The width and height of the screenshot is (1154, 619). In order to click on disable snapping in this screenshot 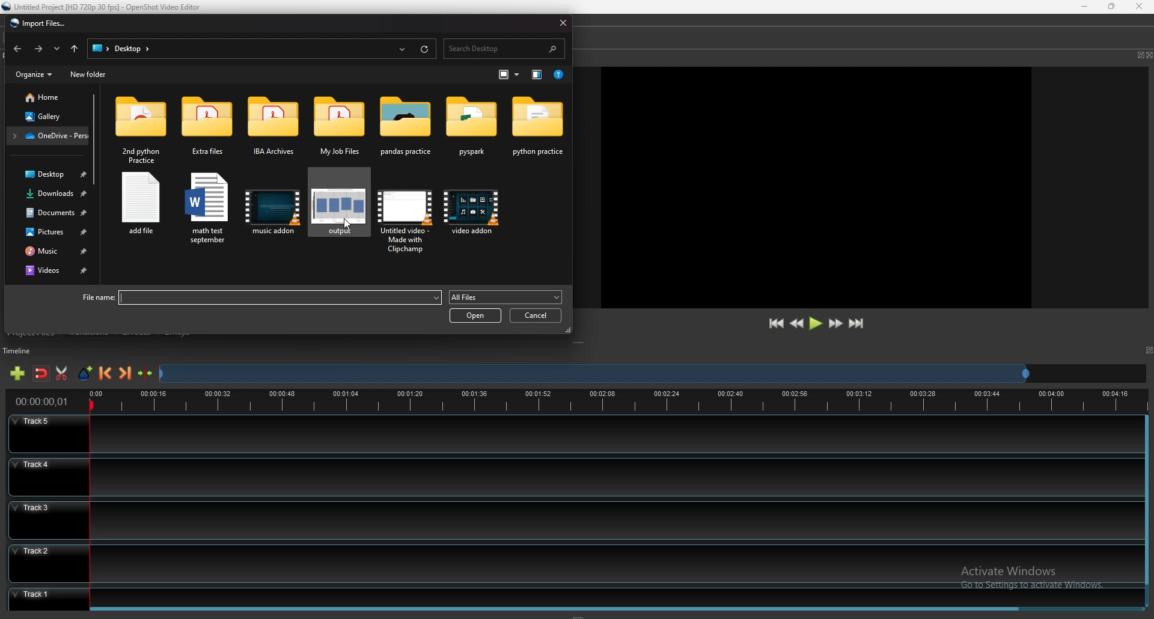, I will do `click(41, 374)`.